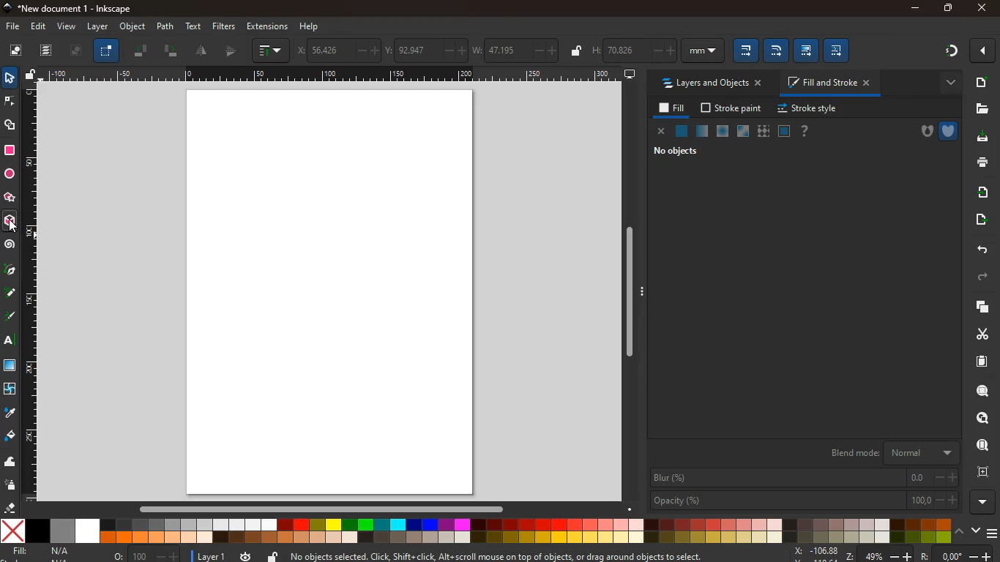 Image resolution: width=1000 pixels, height=562 pixels. What do you see at coordinates (840, 50) in the screenshot?
I see `edit` at bounding box center [840, 50].